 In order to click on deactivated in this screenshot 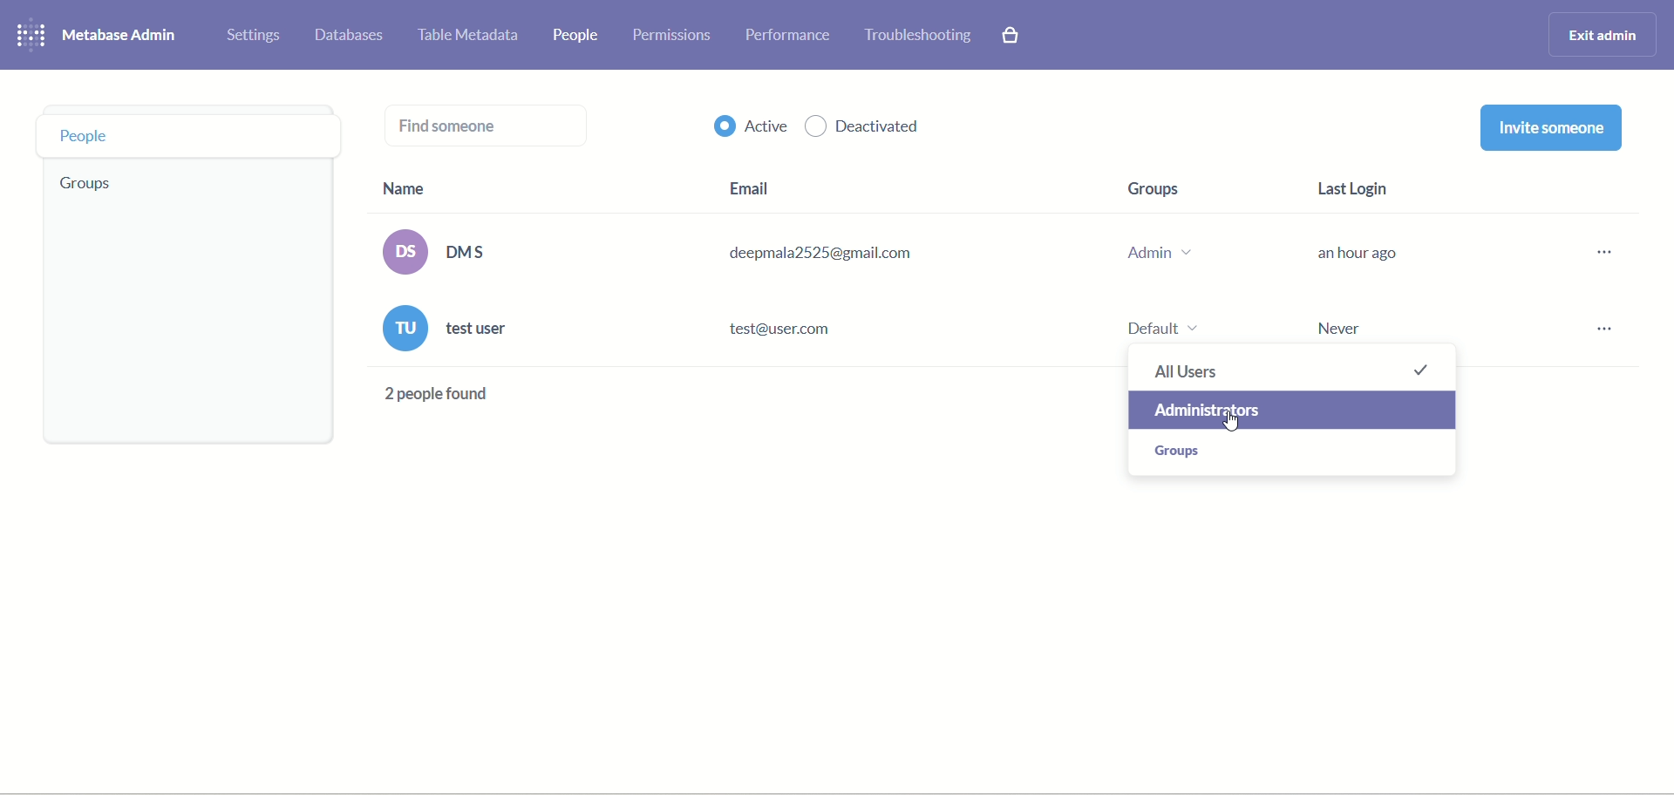, I will do `click(866, 128)`.